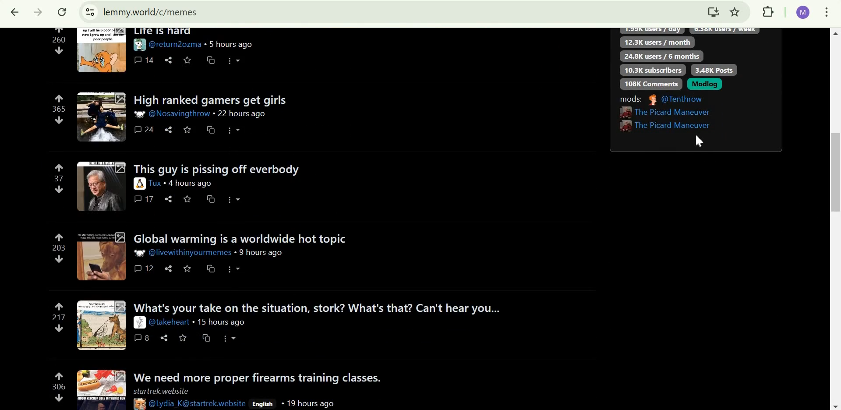 The image size is (841, 410). I want to click on downvote, so click(60, 120).